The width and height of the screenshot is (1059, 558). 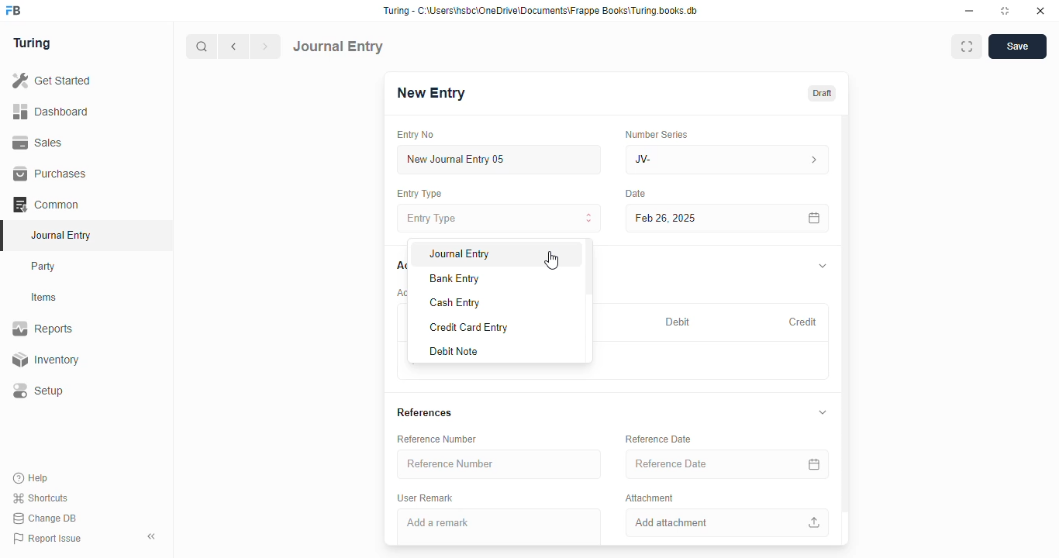 I want to click on toggle maximize, so click(x=1005, y=11).